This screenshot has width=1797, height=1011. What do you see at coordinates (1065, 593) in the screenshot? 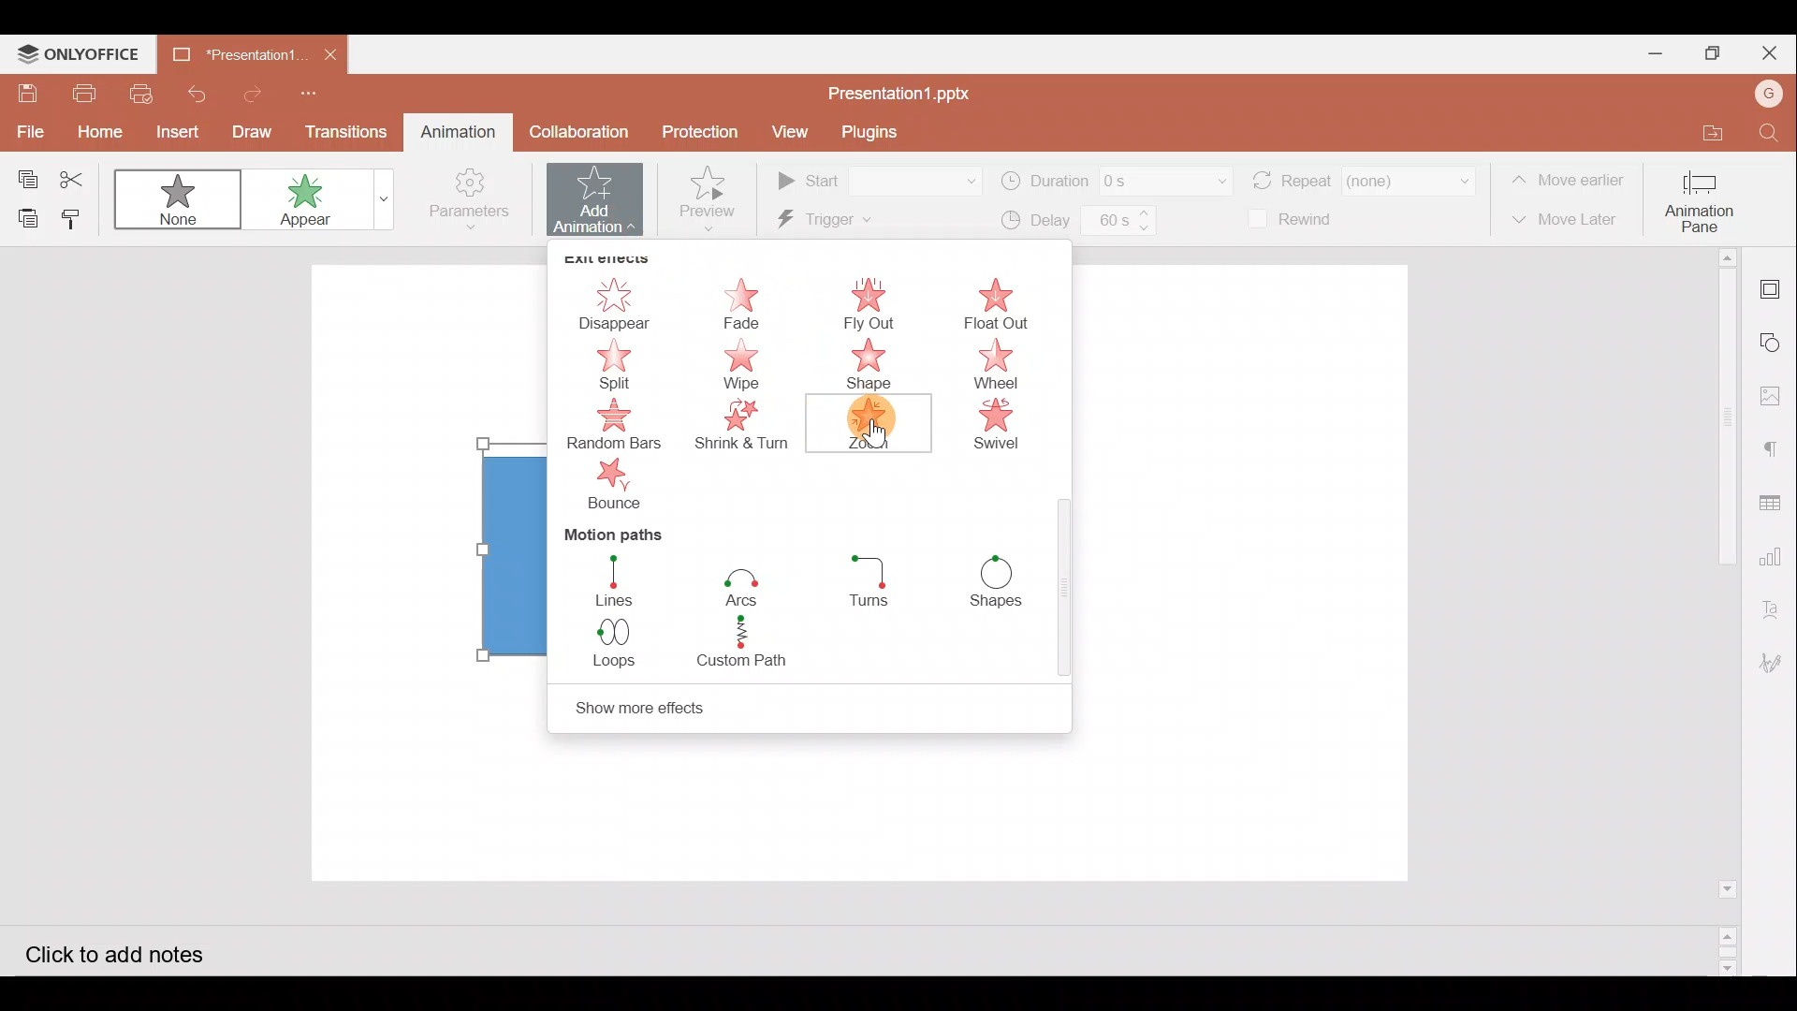
I see `Scroll bar` at bounding box center [1065, 593].